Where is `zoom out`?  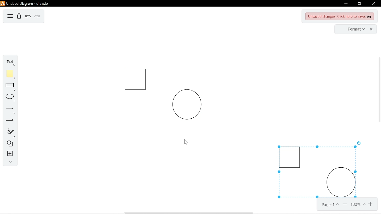
zoom out is located at coordinates (345, 205).